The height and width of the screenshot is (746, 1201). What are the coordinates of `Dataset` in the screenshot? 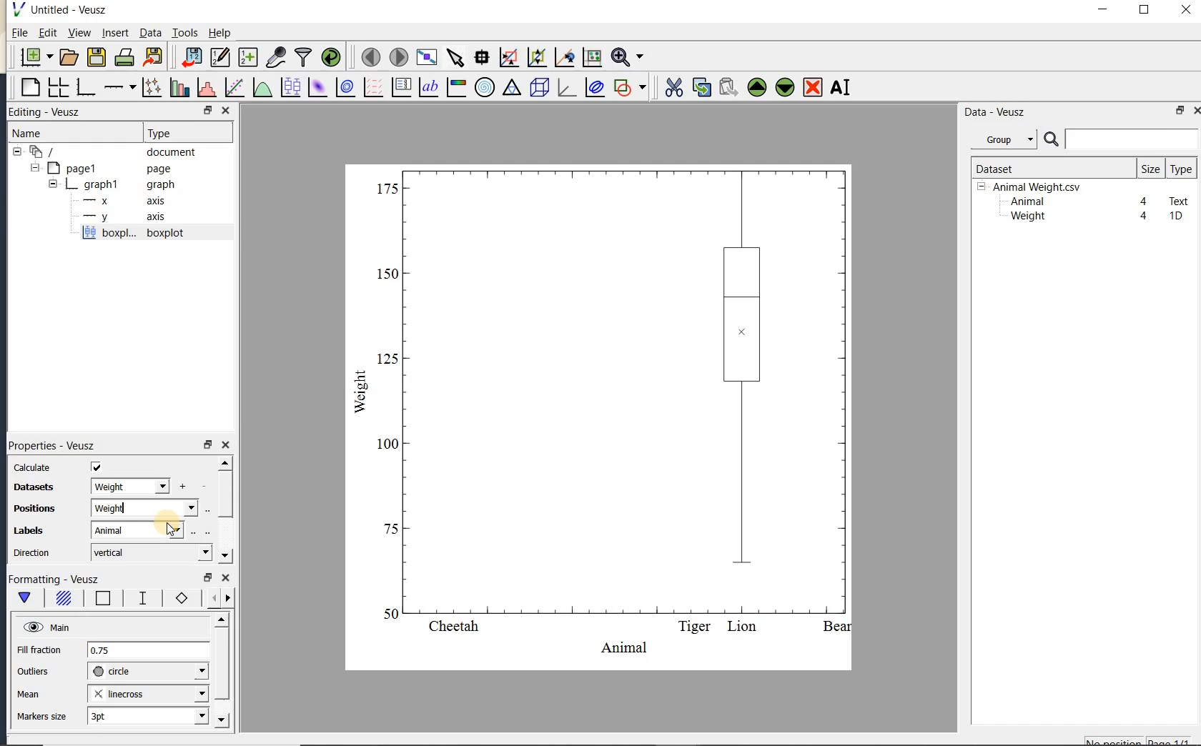 It's located at (1047, 168).